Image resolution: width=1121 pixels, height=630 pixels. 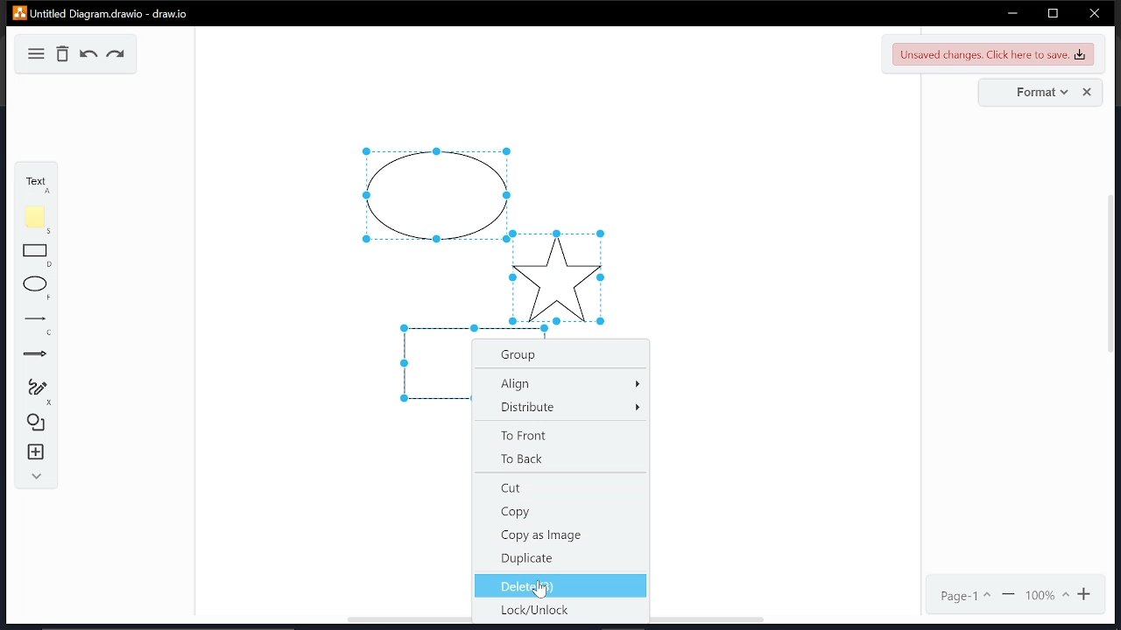 I want to click on Cursor, so click(x=542, y=591).